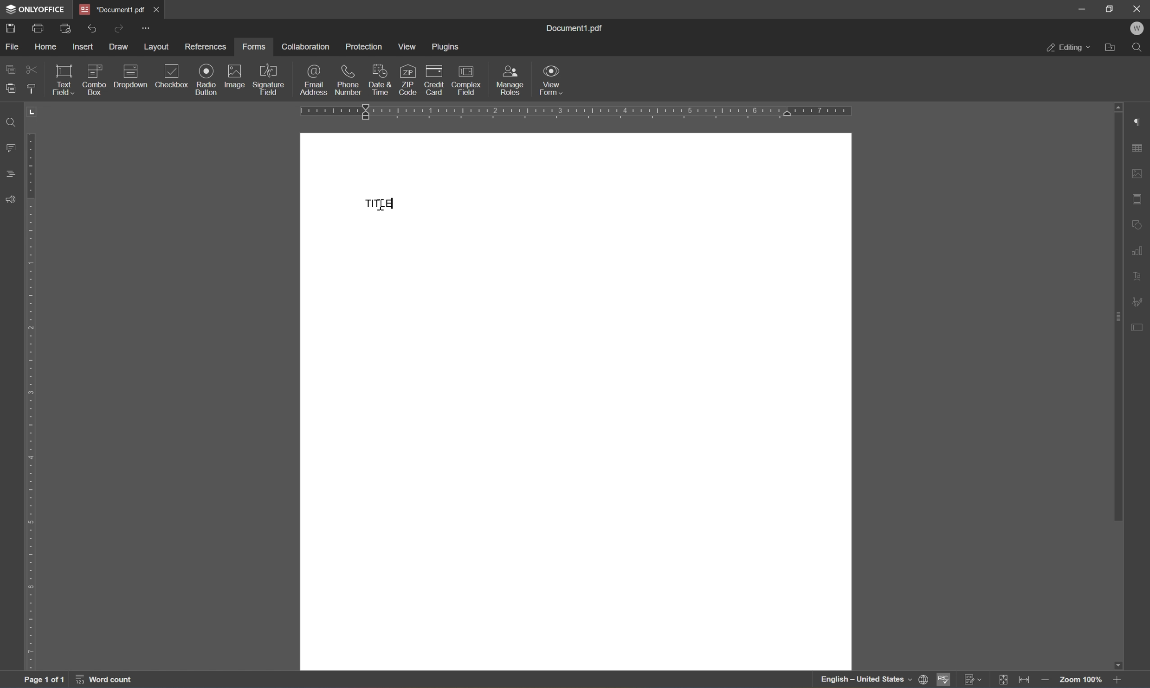 This screenshot has width=1150, height=688. Describe the element at coordinates (1140, 147) in the screenshot. I see `table settings` at that location.